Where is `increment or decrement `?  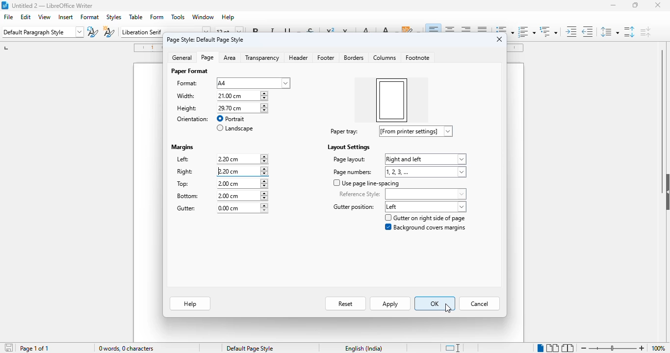
increment or decrement  is located at coordinates (266, 172).